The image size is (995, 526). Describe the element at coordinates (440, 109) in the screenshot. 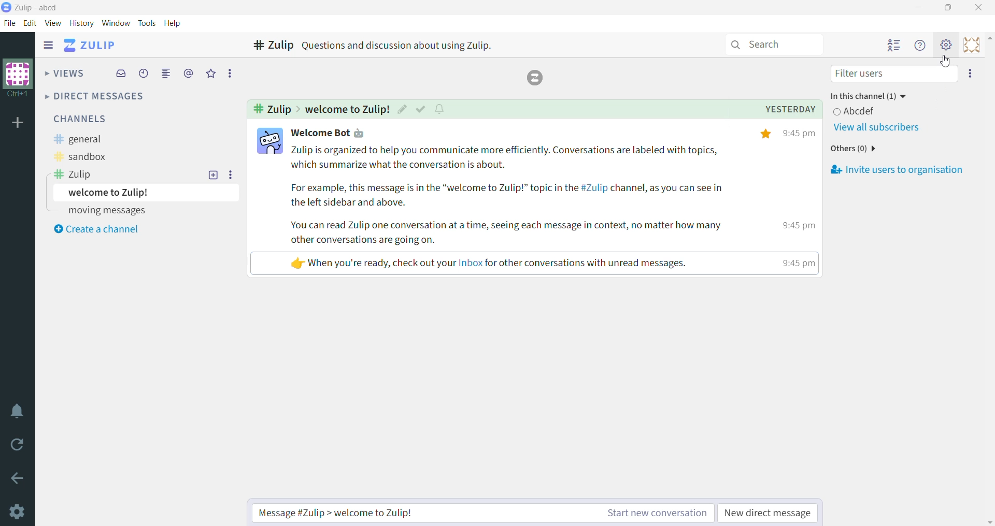

I see `Configure topic notifications` at that location.